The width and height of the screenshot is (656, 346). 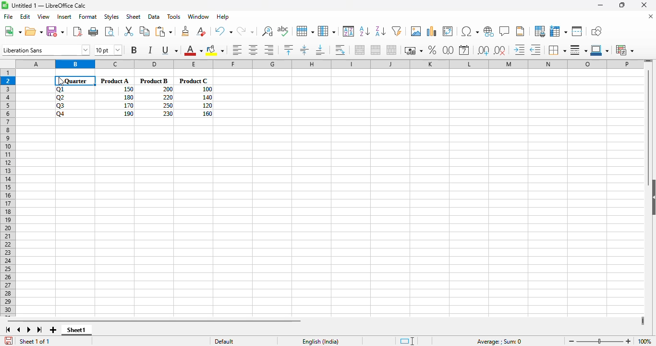 I want to click on italic, so click(x=150, y=50).